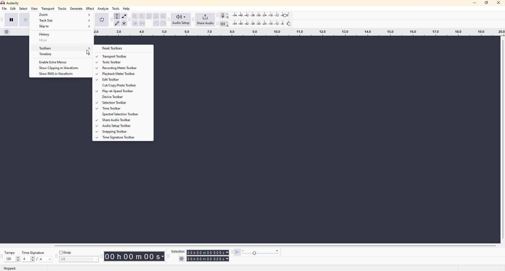 The image size is (505, 271). Describe the element at coordinates (120, 85) in the screenshot. I see `cut/copy/paste` at that location.